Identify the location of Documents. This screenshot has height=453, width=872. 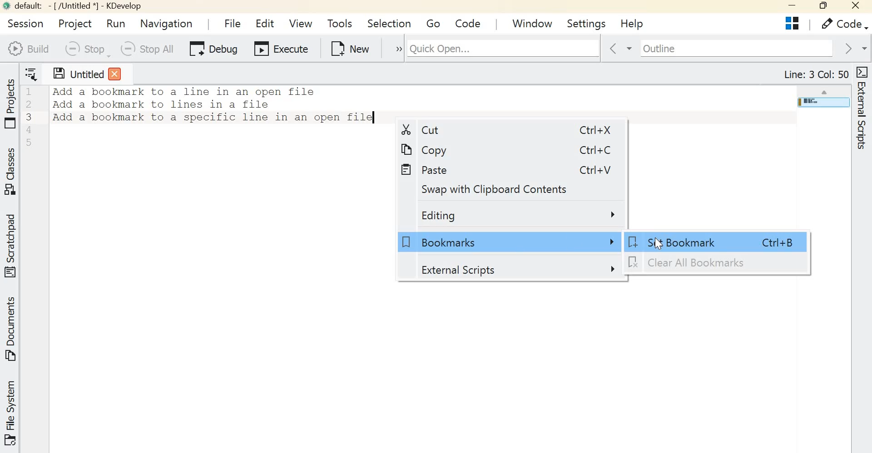
(10, 331).